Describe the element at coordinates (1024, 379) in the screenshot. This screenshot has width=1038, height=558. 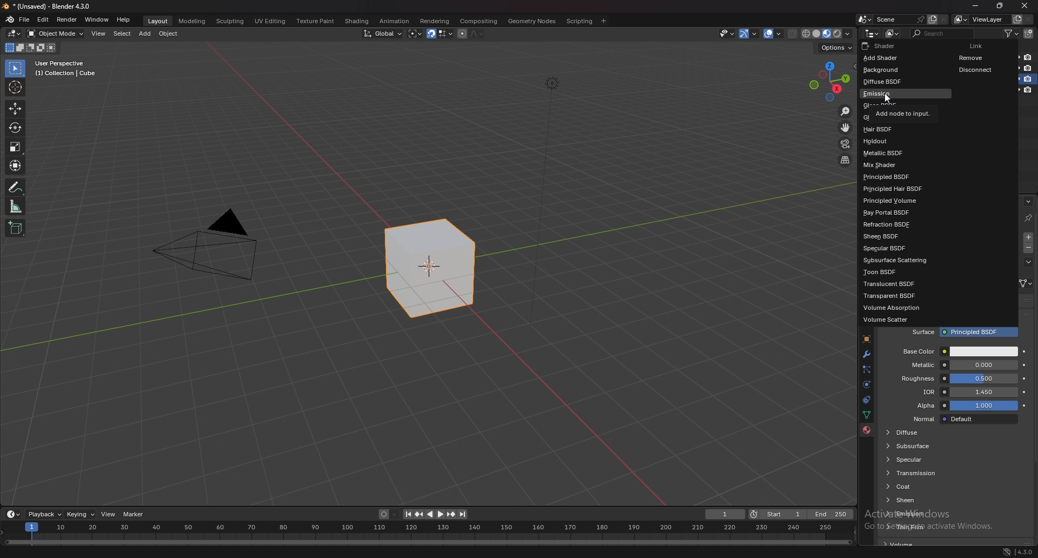
I see `animate property` at that location.